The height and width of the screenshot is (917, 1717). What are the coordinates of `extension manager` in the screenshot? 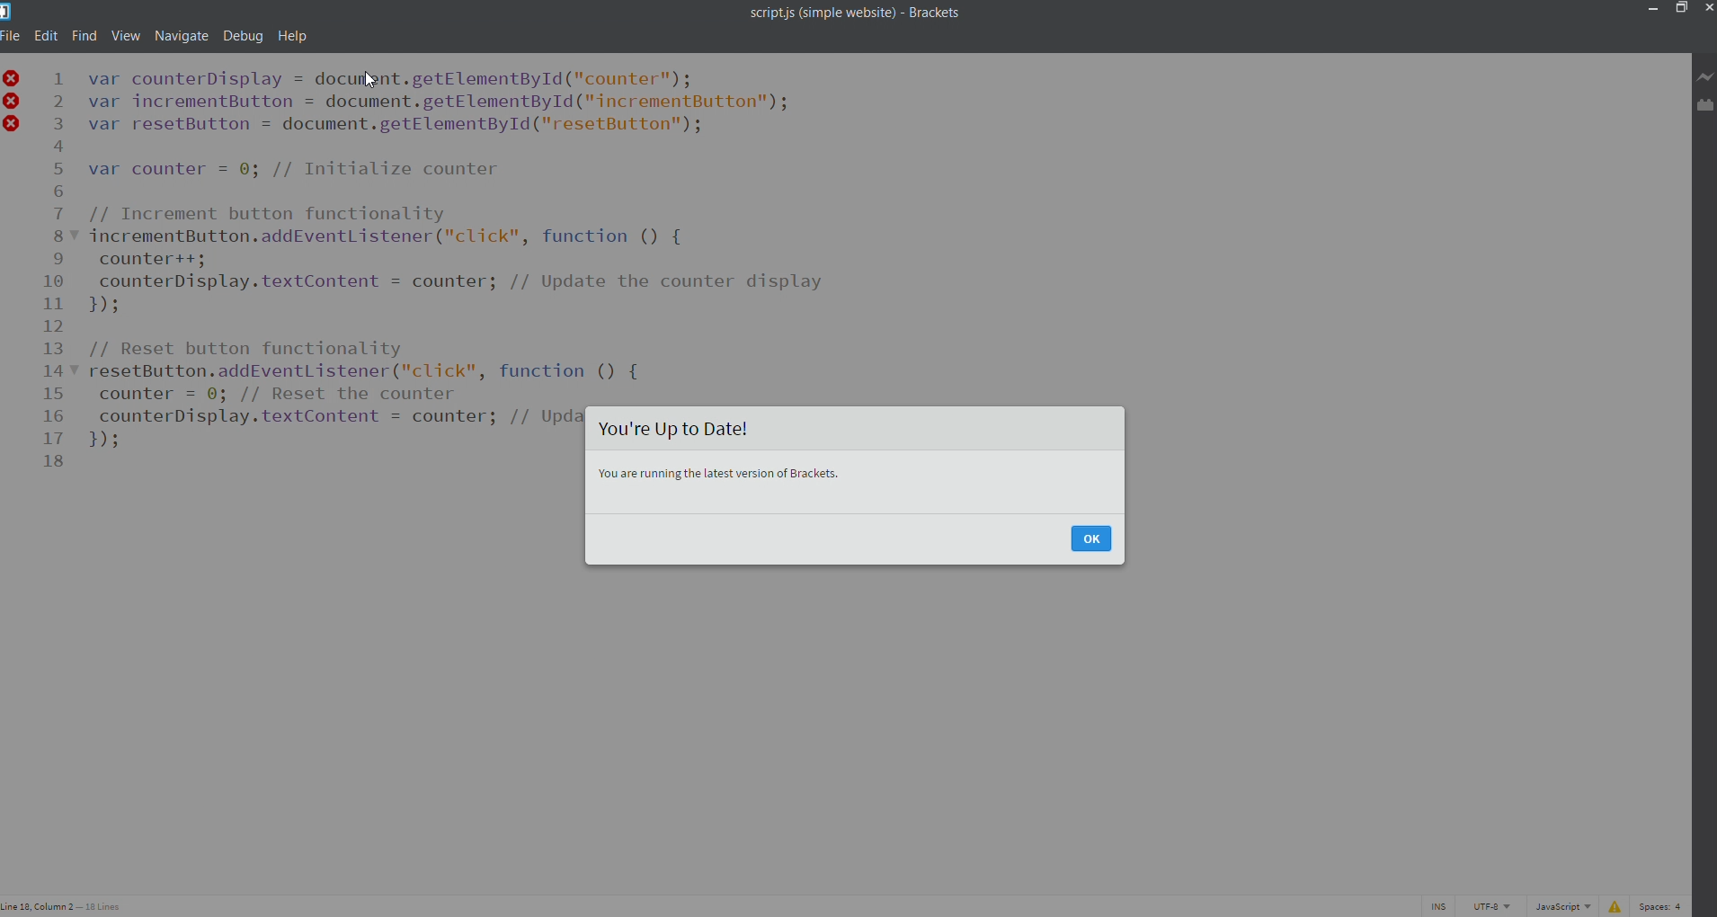 It's located at (1704, 107).